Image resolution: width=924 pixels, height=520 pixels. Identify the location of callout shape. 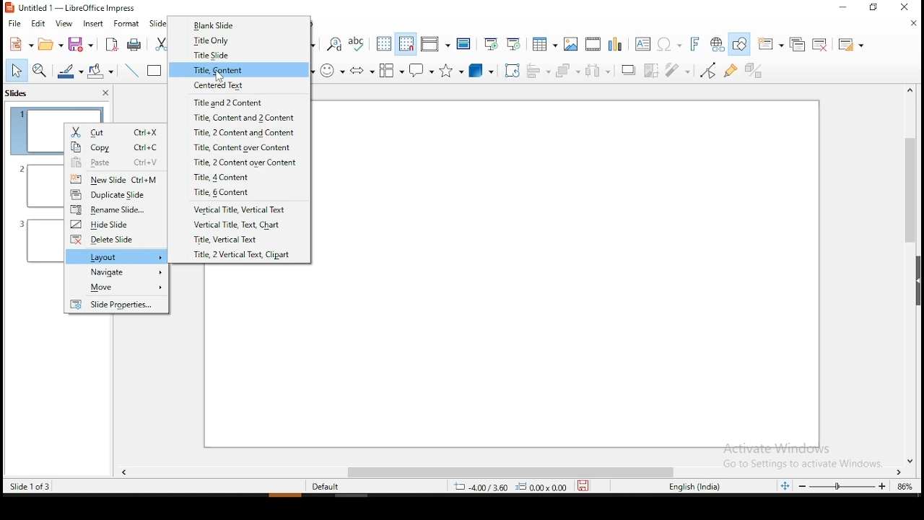
(423, 71).